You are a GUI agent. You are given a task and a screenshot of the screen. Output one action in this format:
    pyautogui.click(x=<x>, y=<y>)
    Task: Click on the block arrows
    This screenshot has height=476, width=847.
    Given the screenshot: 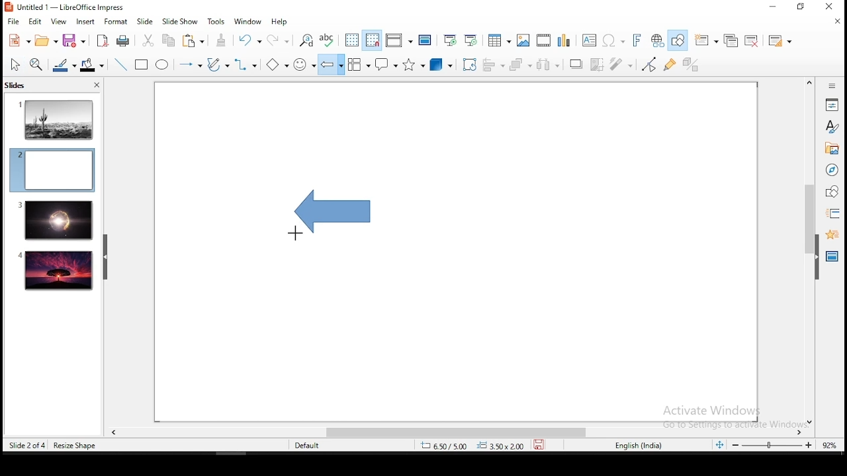 What is the action you would take?
    pyautogui.click(x=331, y=65)
    